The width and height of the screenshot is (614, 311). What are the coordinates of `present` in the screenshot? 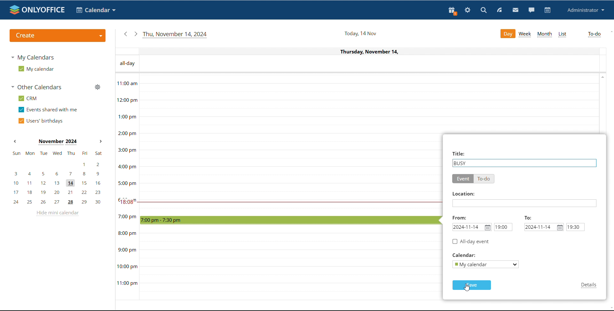 It's located at (453, 11).